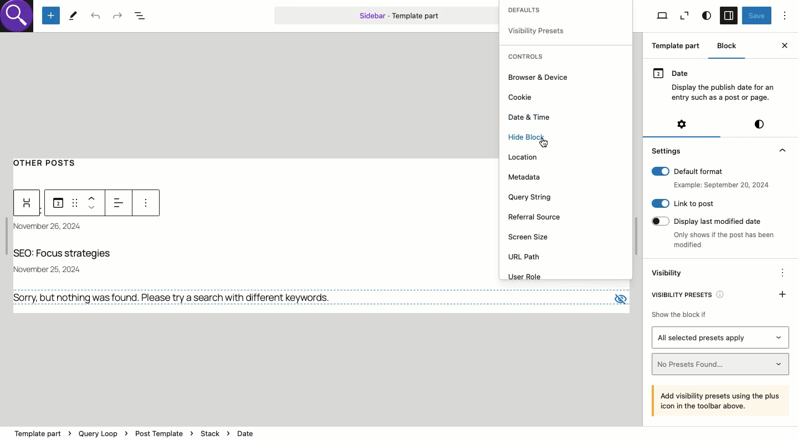 Image resolution: width=798 pixels, height=440 pixels. Describe the element at coordinates (712, 220) in the screenshot. I see `Display last modified date` at that location.